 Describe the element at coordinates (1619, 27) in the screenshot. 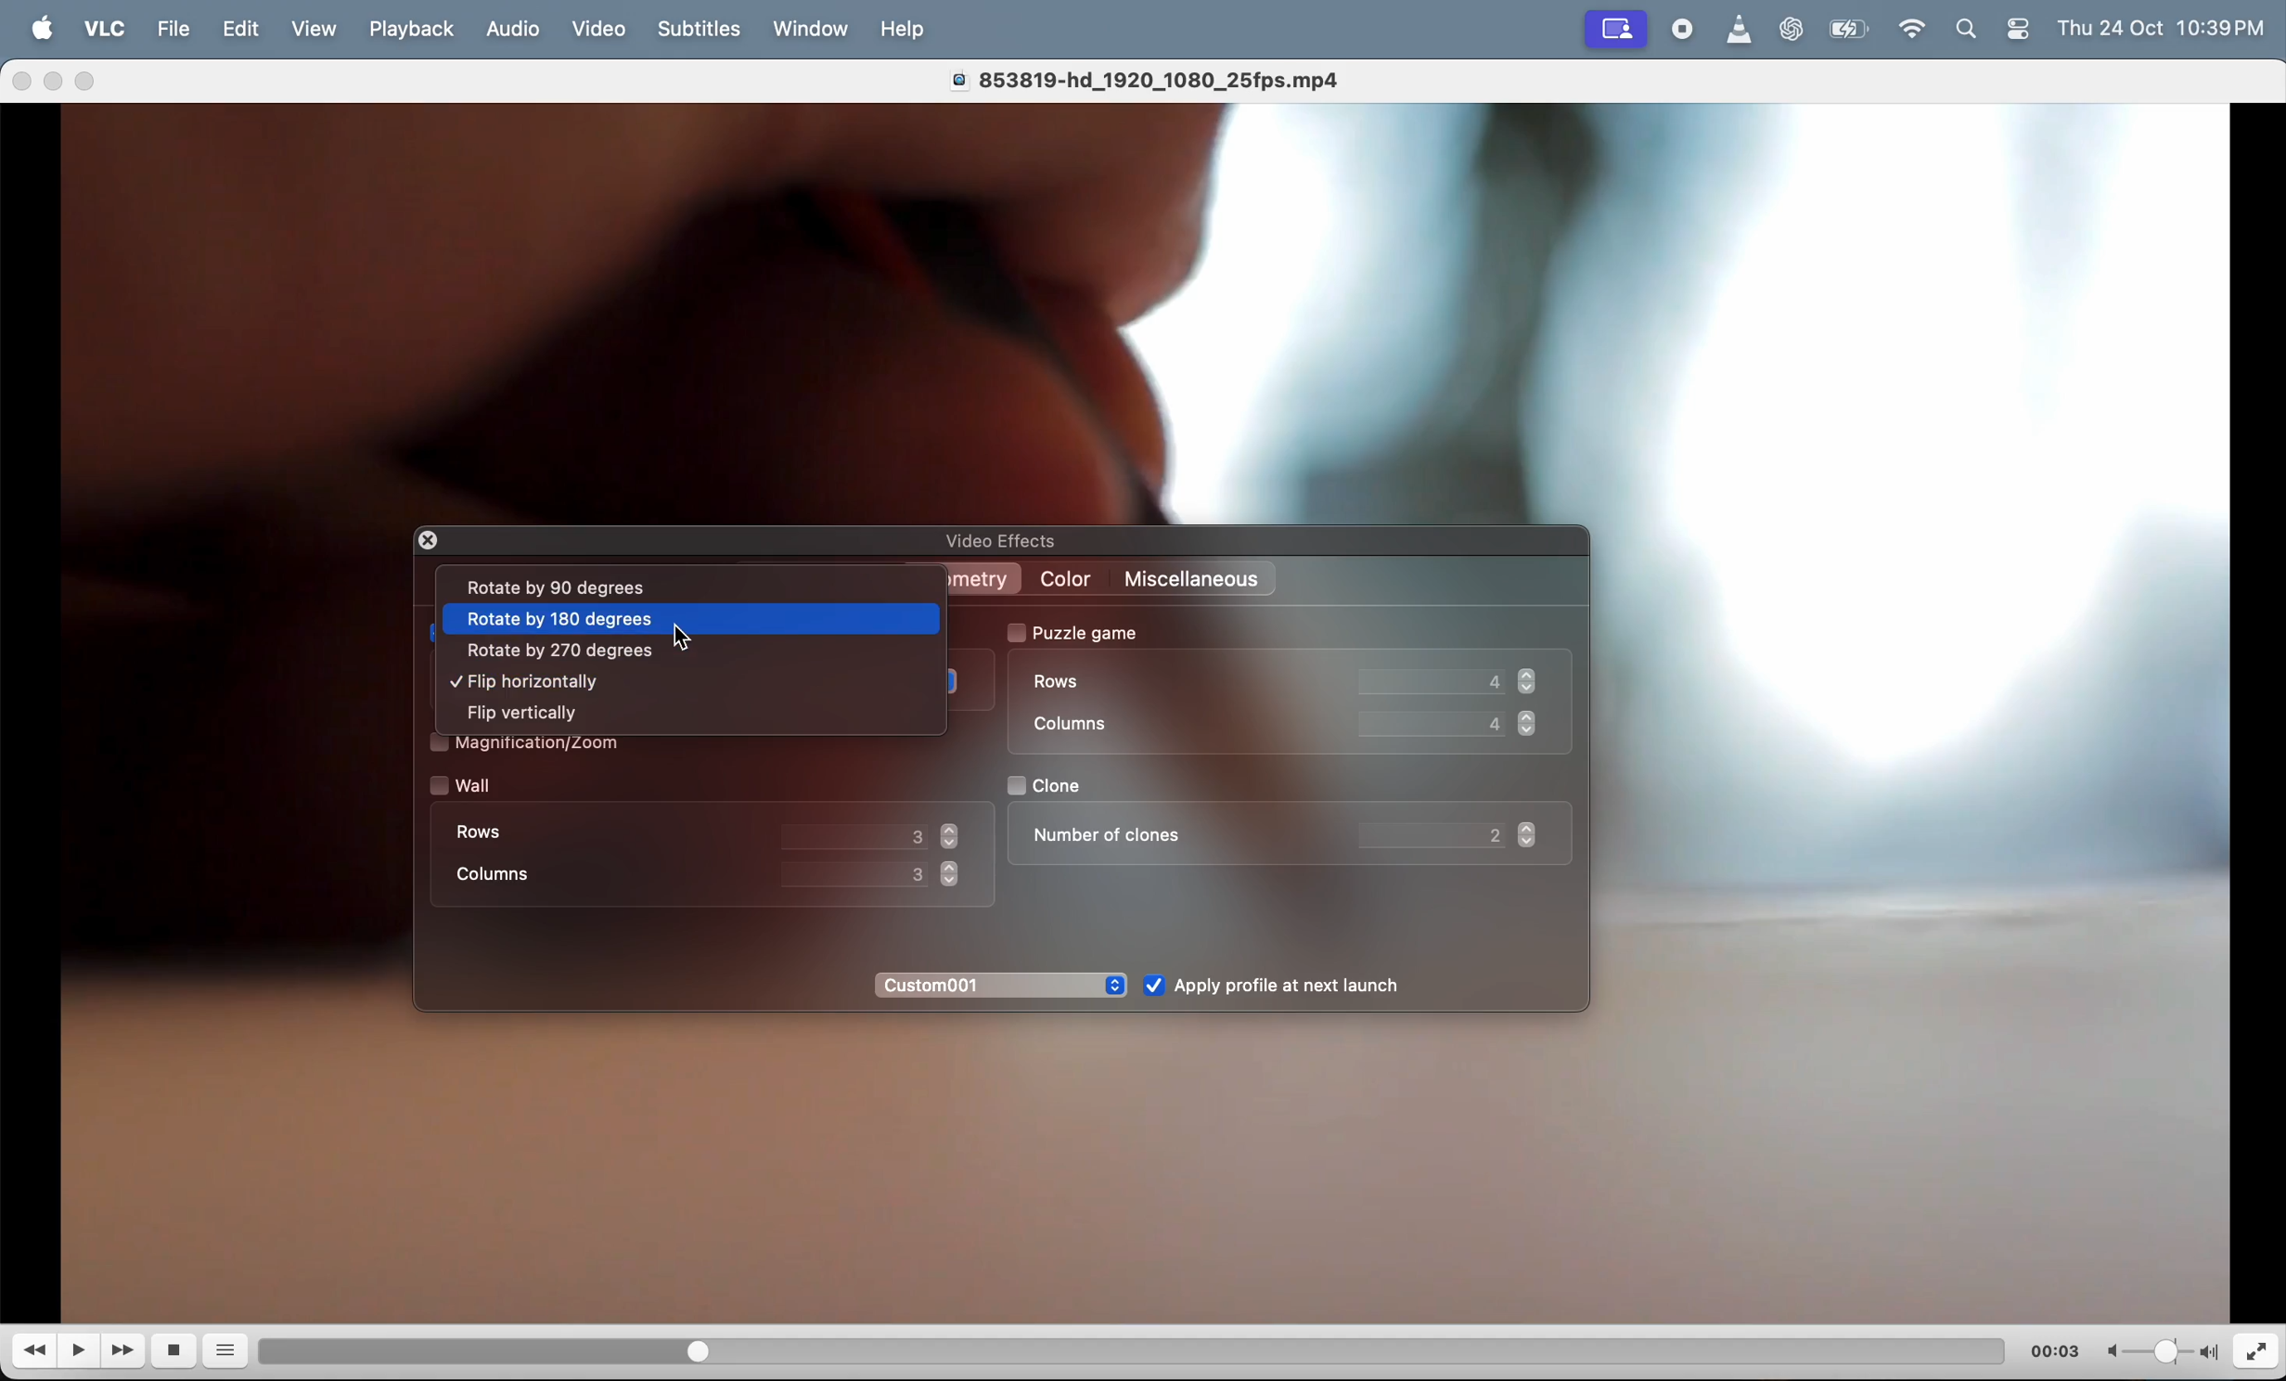

I see `recording window` at that location.